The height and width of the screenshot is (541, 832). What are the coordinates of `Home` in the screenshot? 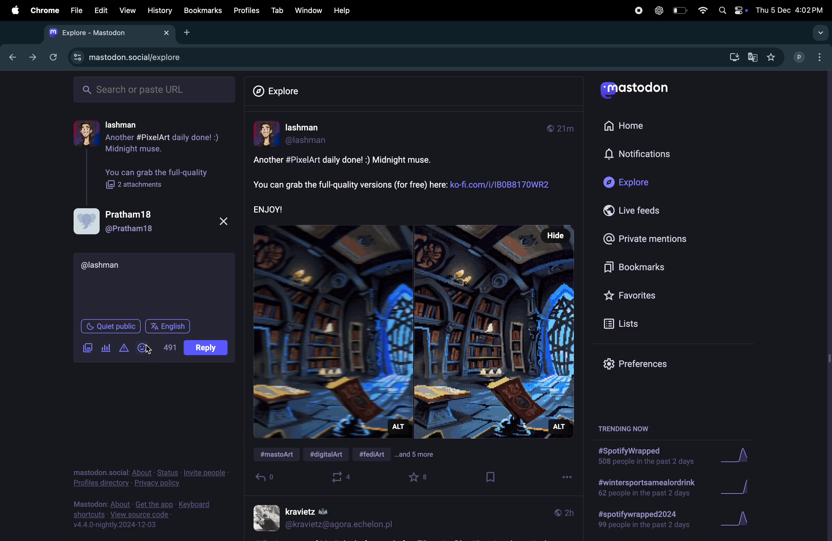 It's located at (637, 128).